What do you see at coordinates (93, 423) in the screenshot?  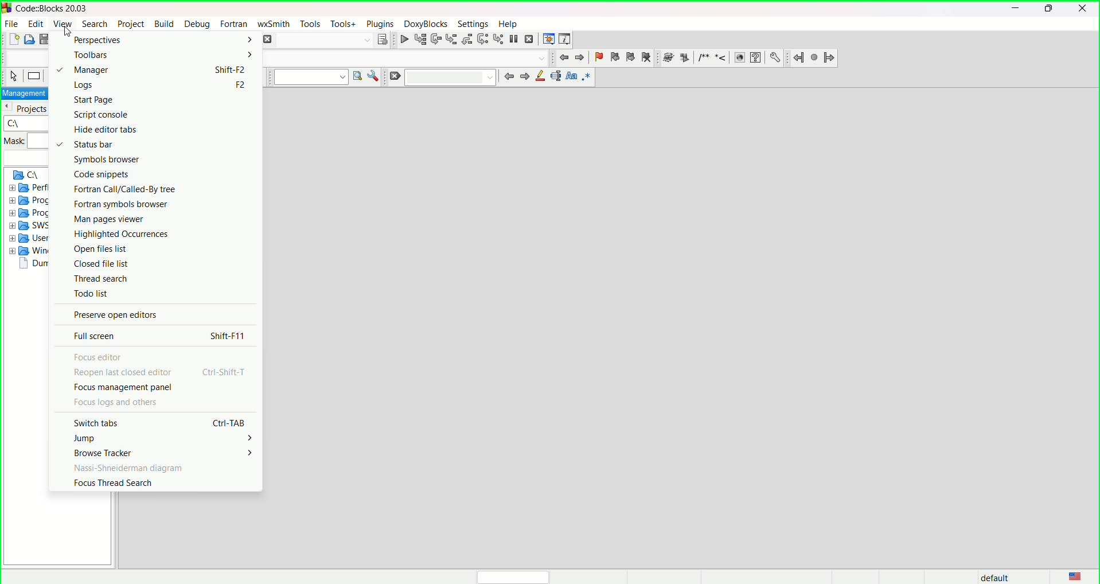 I see `switch tabs` at bounding box center [93, 423].